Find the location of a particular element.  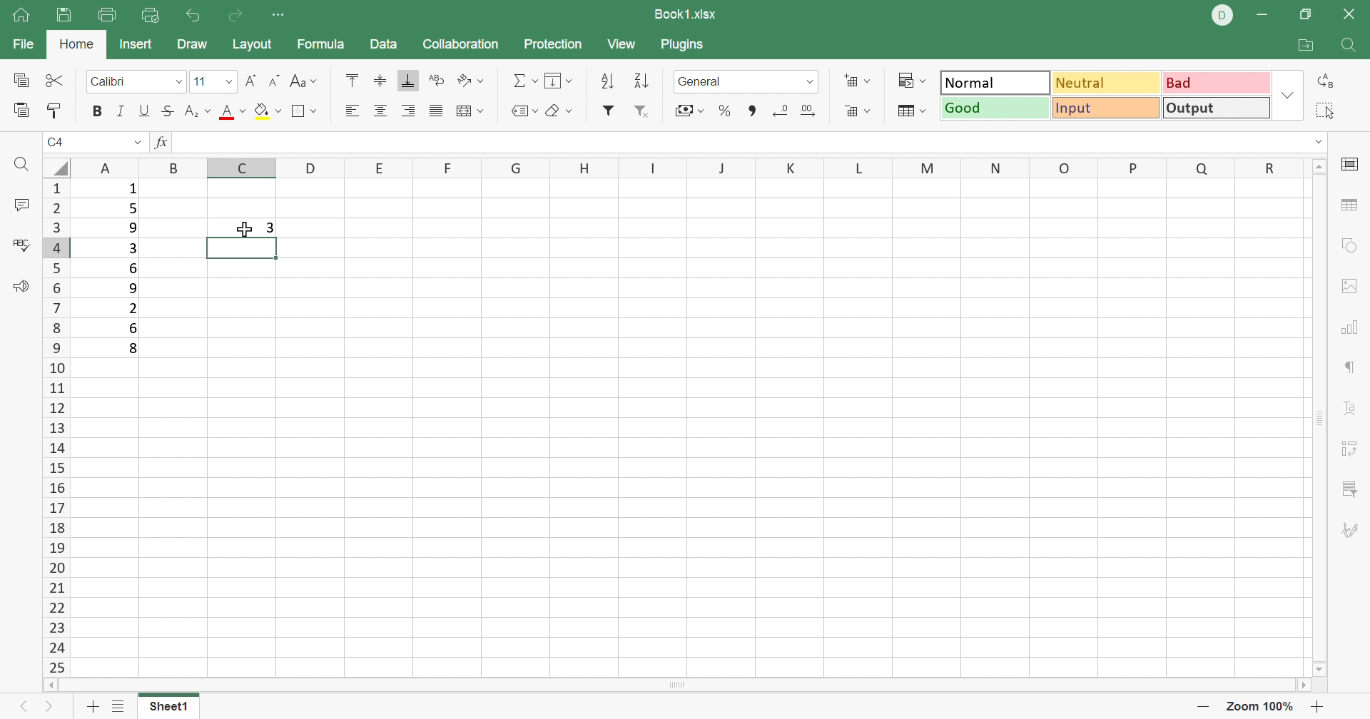

Paste is located at coordinates (21, 109).